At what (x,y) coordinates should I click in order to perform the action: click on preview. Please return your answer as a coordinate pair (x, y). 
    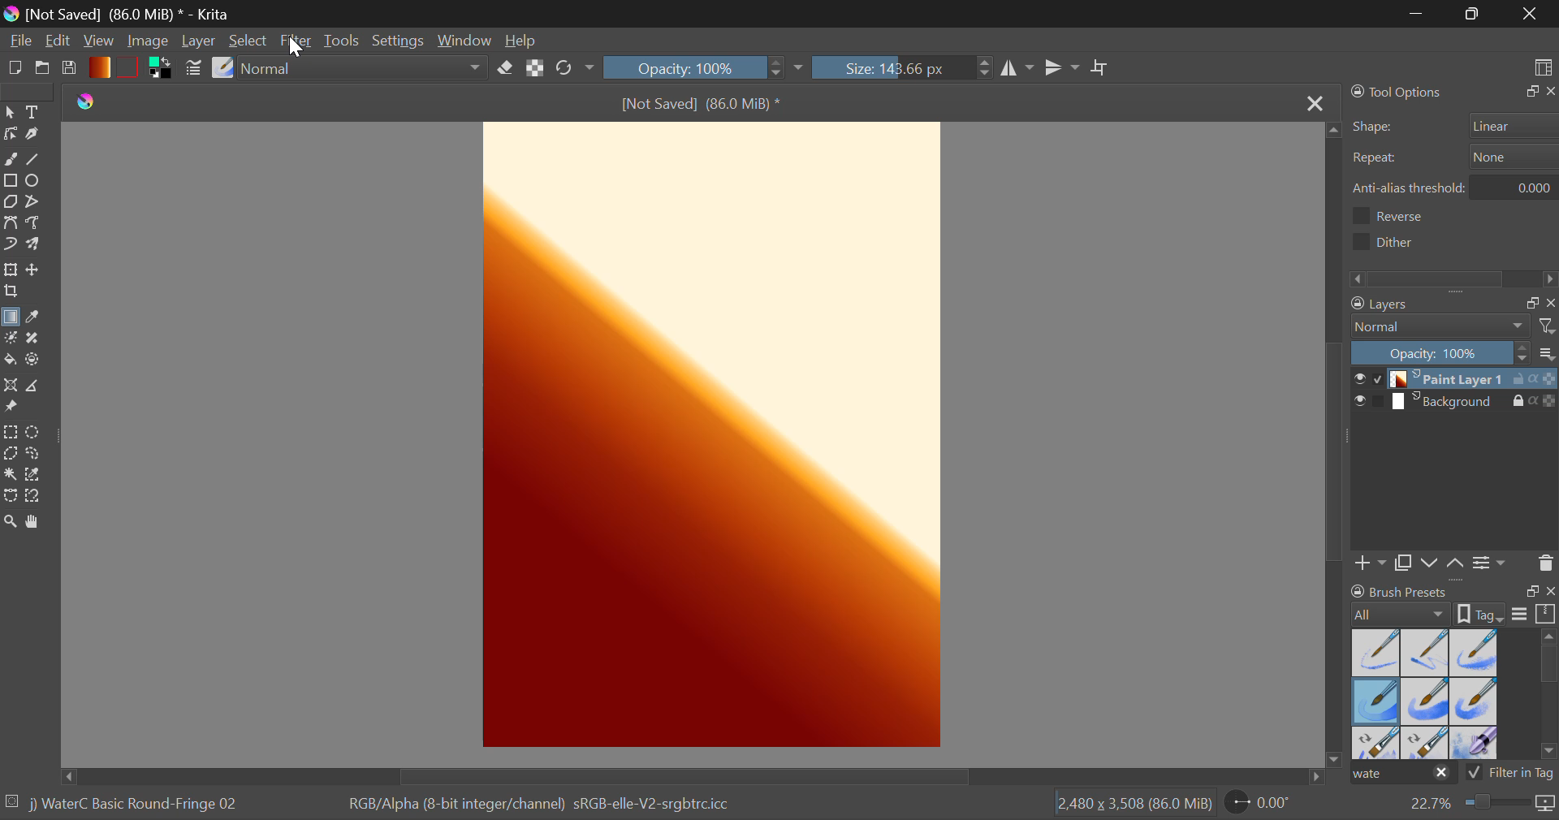
    Looking at the image, I should click on (1357, 379).